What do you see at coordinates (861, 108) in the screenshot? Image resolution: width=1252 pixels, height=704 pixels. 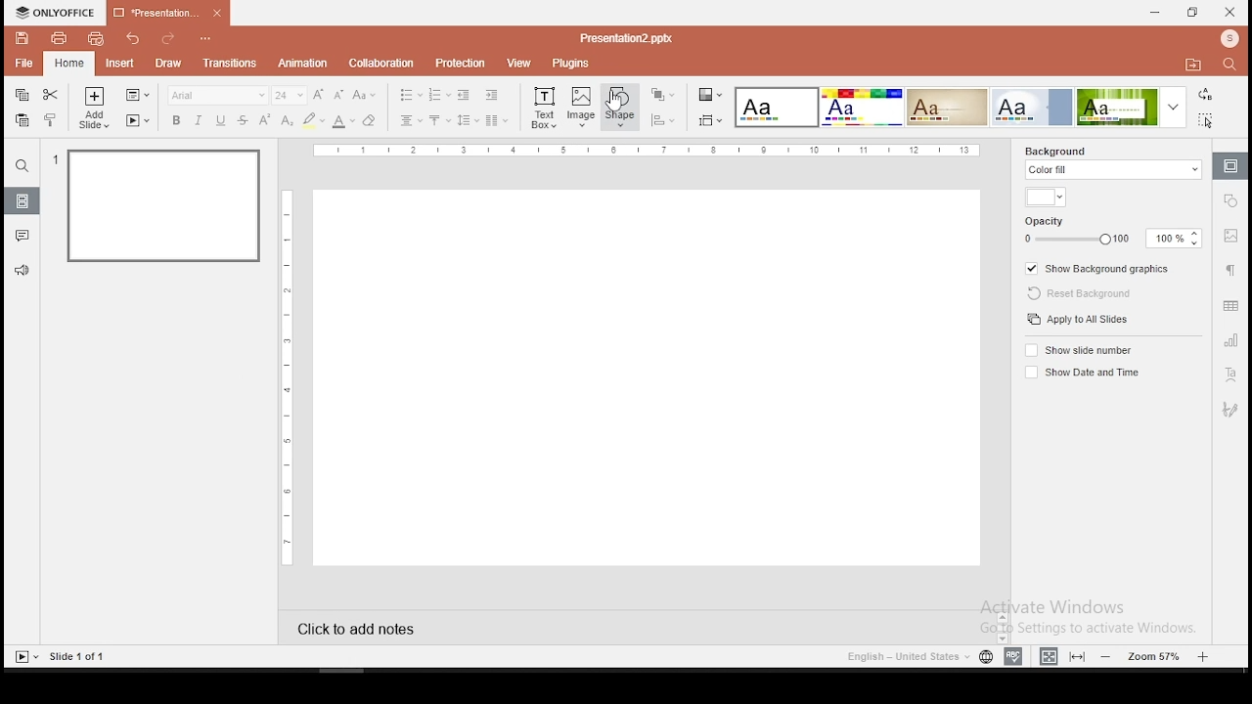 I see `` at bounding box center [861, 108].